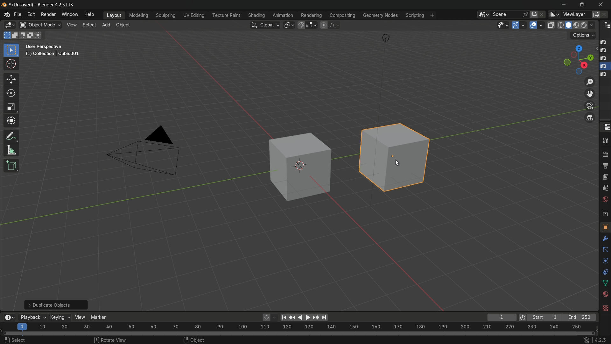 This screenshot has width=611, height=344. What do you see at coordinates (579, 317) in the screenshot?
I see `end timeline` at bounding box center [579, 317].